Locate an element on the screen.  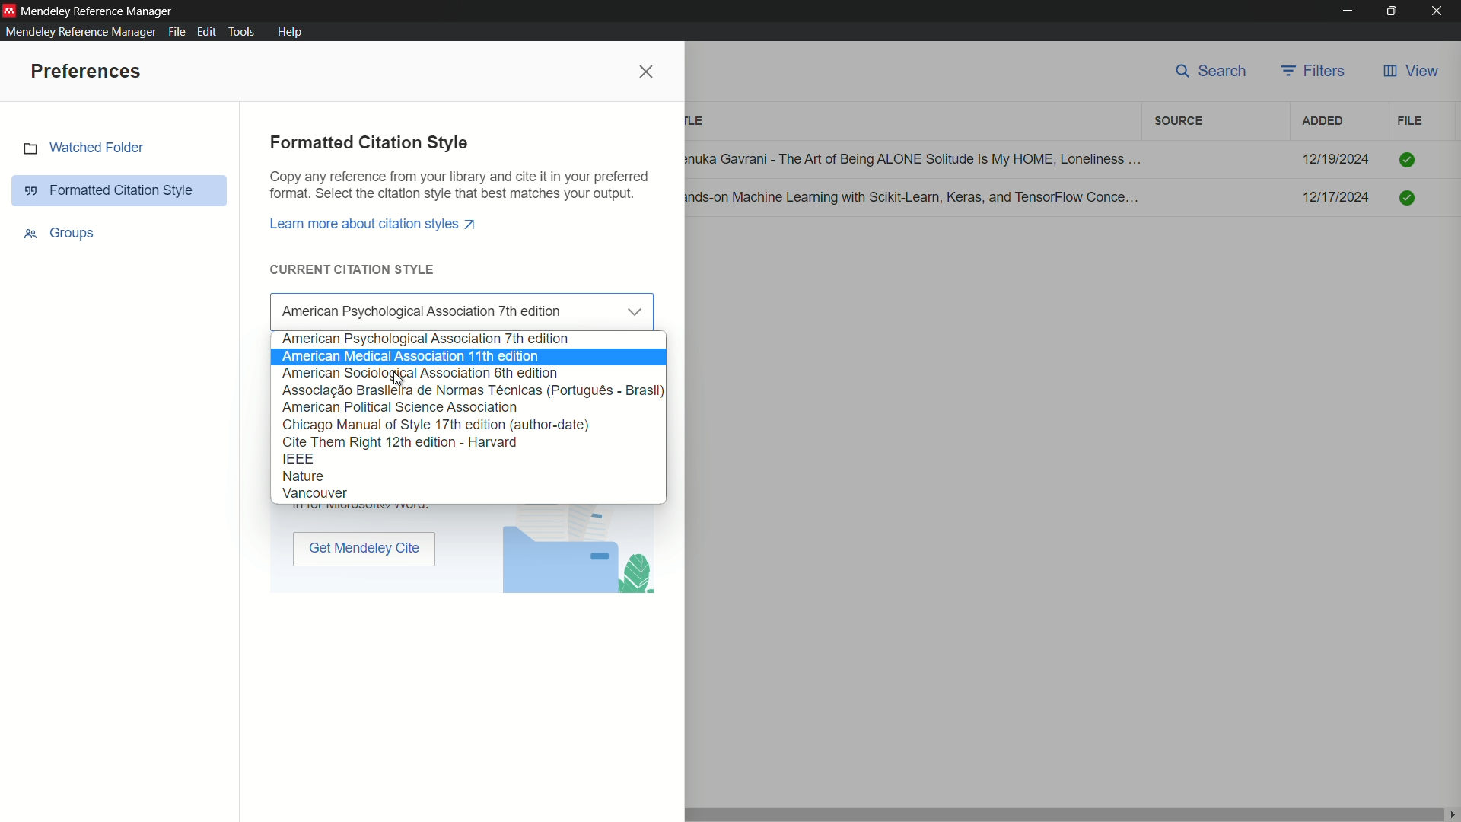
maximize is located at coordinates (1393, 11).